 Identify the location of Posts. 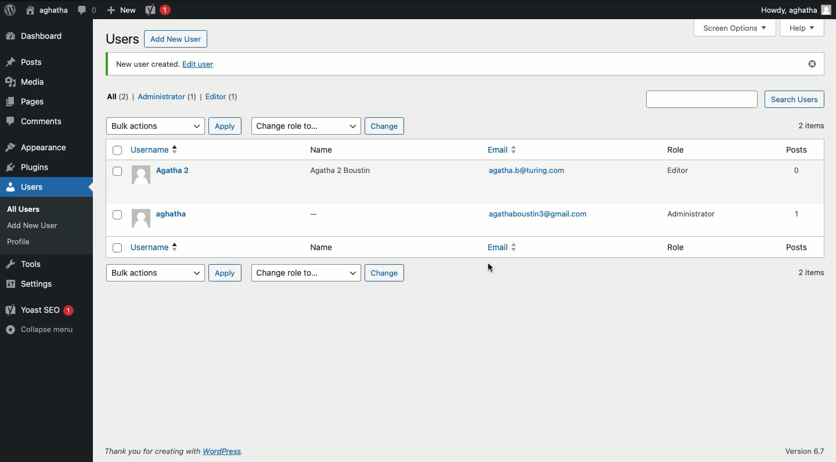
(27, 61).